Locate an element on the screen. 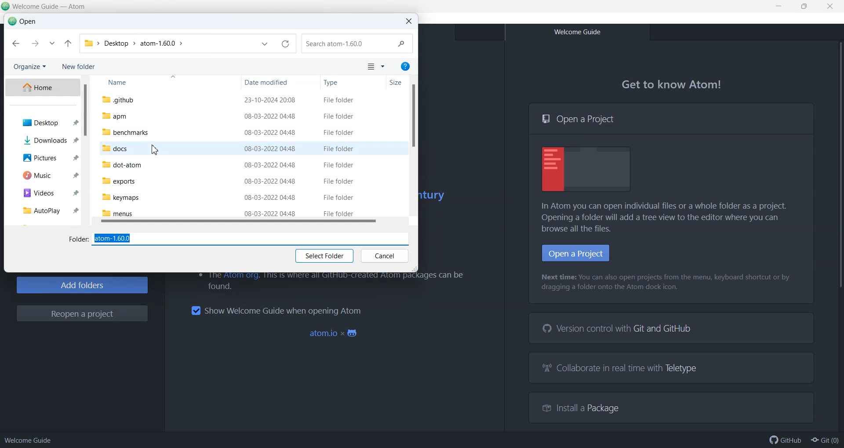 The width and height of the screenshot is (844, 448). The Atom org. This is where all GitHub-created Atom packages can be found. is located at coordinates (327, 282).